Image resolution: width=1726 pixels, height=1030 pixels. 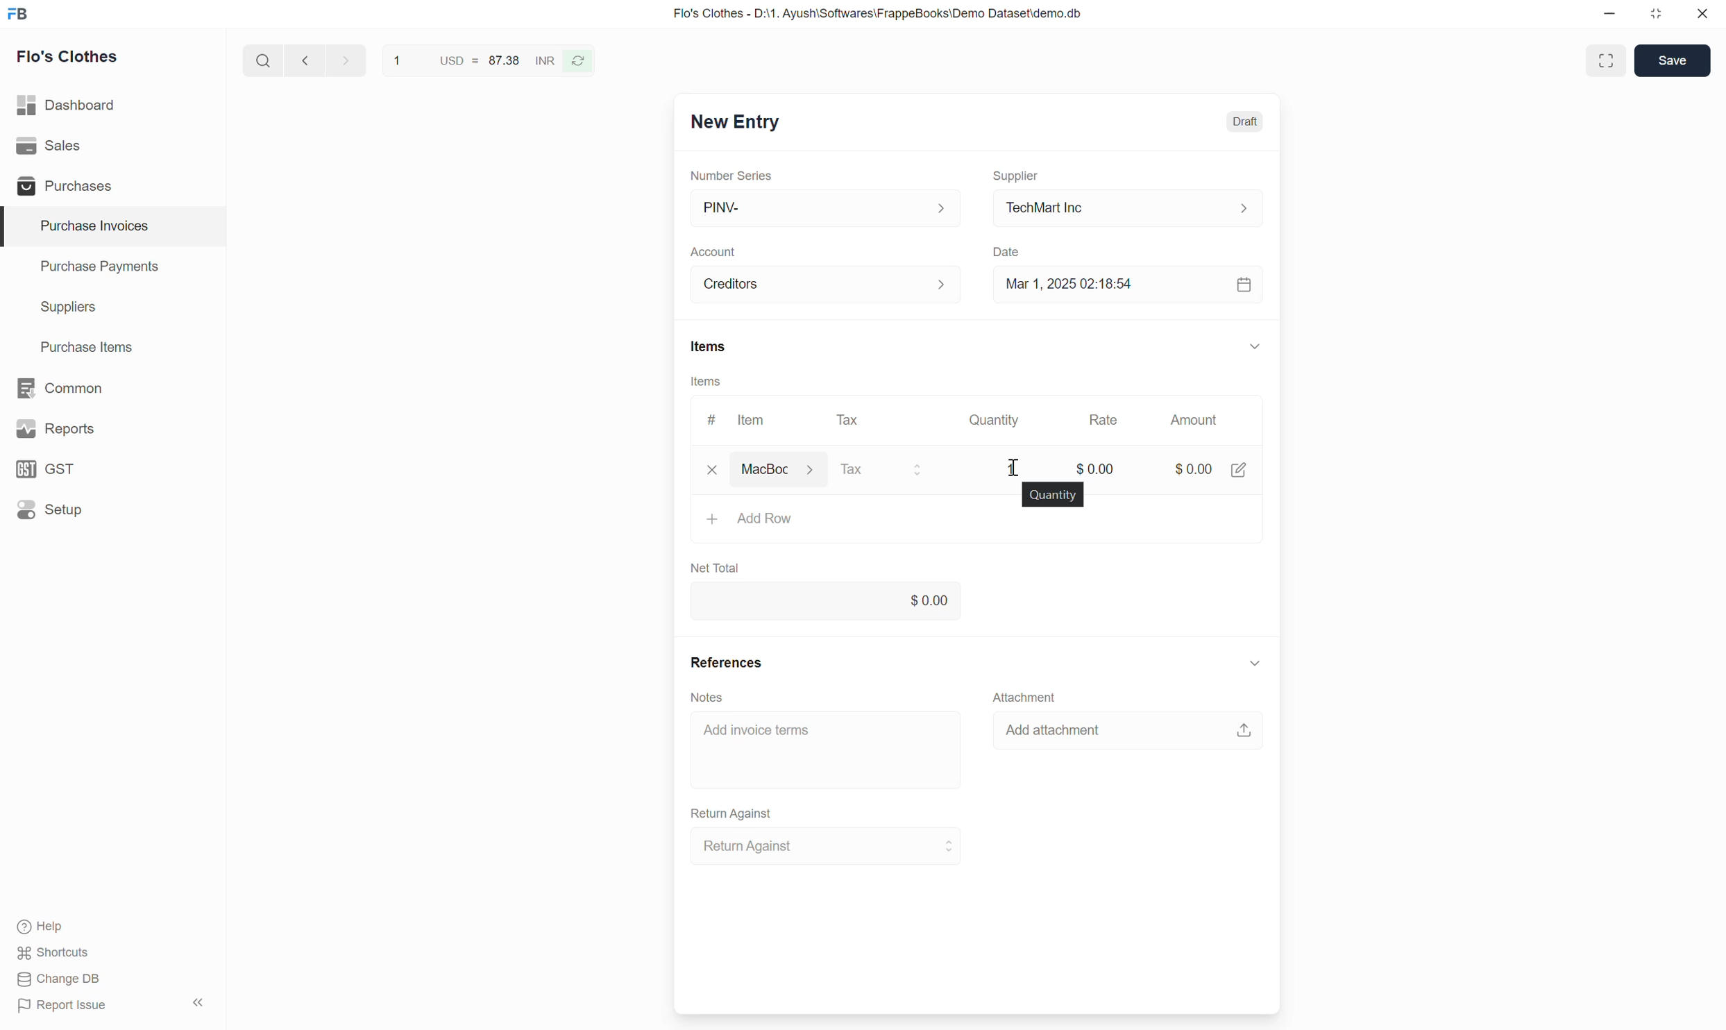 What do you see at coordinates (1006, 466) in the screenshot?
I see `1` at bounding box center [1006, 466].